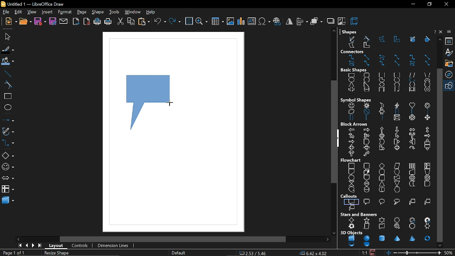  Describe the element at coordinates (412, 184) in the screenshot. I see `stored data` at that location.